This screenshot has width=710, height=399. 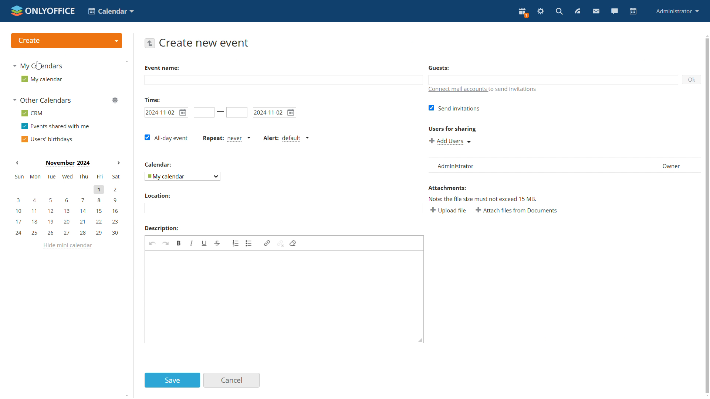 I want to click on create, so click(x=66, y=40).